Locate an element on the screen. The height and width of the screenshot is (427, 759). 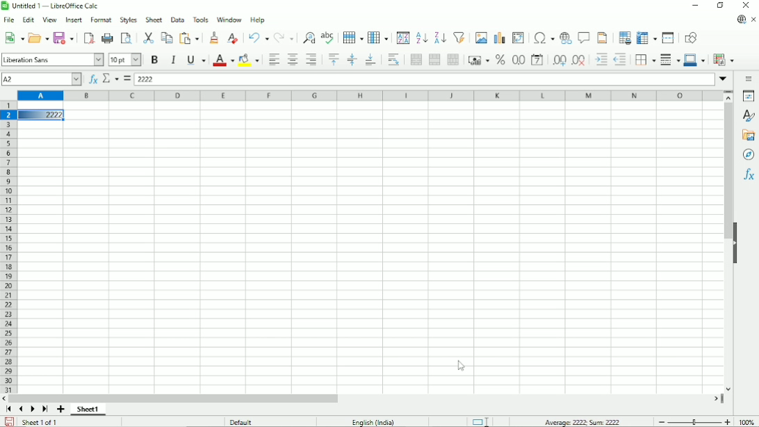
Borders is located at coordinates (644, 60).